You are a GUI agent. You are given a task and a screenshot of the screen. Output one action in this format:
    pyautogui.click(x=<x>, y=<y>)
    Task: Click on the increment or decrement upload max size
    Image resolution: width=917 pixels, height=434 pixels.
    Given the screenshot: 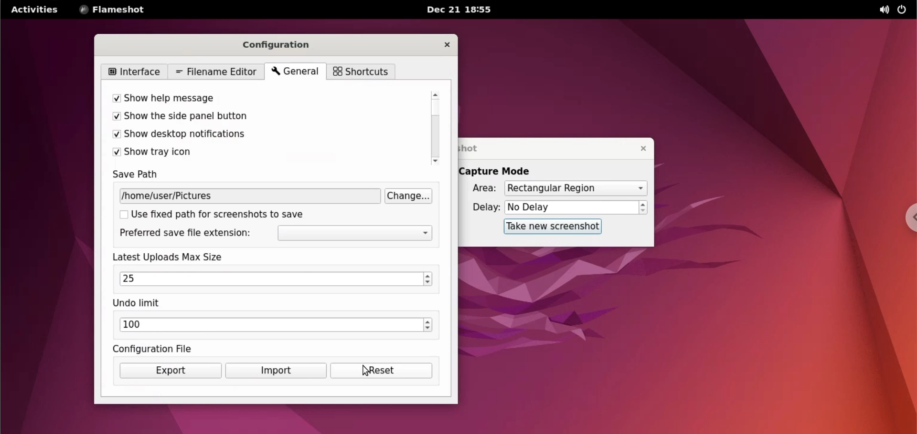 What is the action you would take?
    pyautogui.click(x=428, y=279)
    